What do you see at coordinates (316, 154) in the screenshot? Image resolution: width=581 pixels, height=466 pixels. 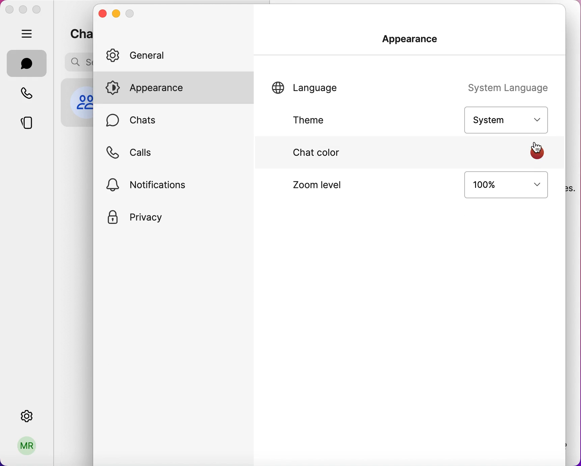 I see `chat color` at bounding box center [316, 154].